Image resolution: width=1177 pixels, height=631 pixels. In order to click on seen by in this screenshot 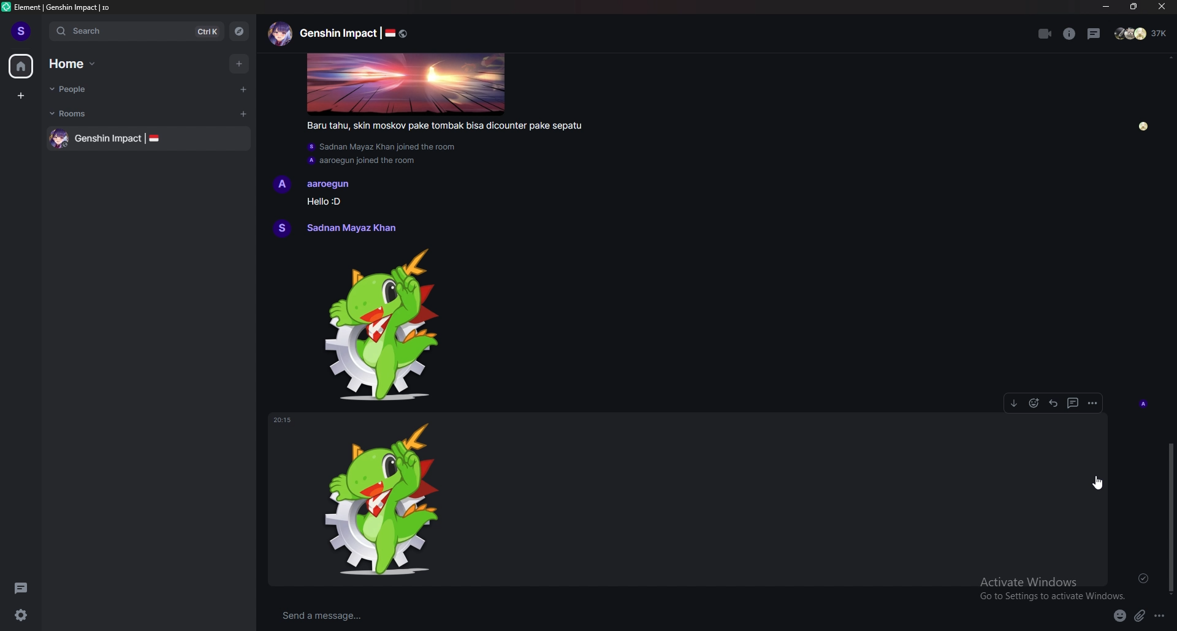, I will do `click(1143, 404)`.